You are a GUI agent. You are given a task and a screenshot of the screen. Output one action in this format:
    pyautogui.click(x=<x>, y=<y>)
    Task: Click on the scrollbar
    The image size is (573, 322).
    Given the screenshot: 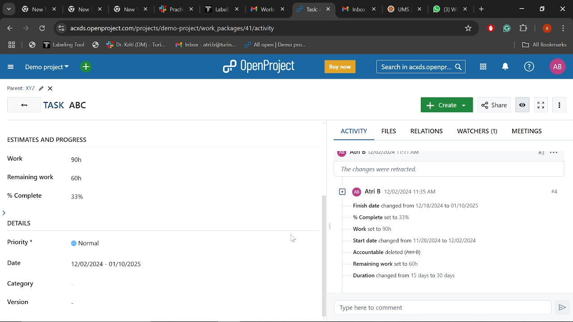 What is the action you would take?
    pyautogui.click(x=325, y=254)
    